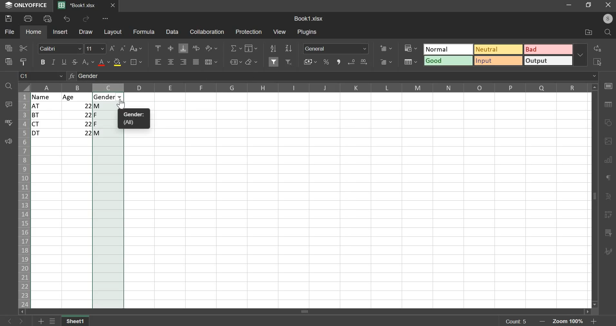  I want to click on zoom out, so click(544, 321).